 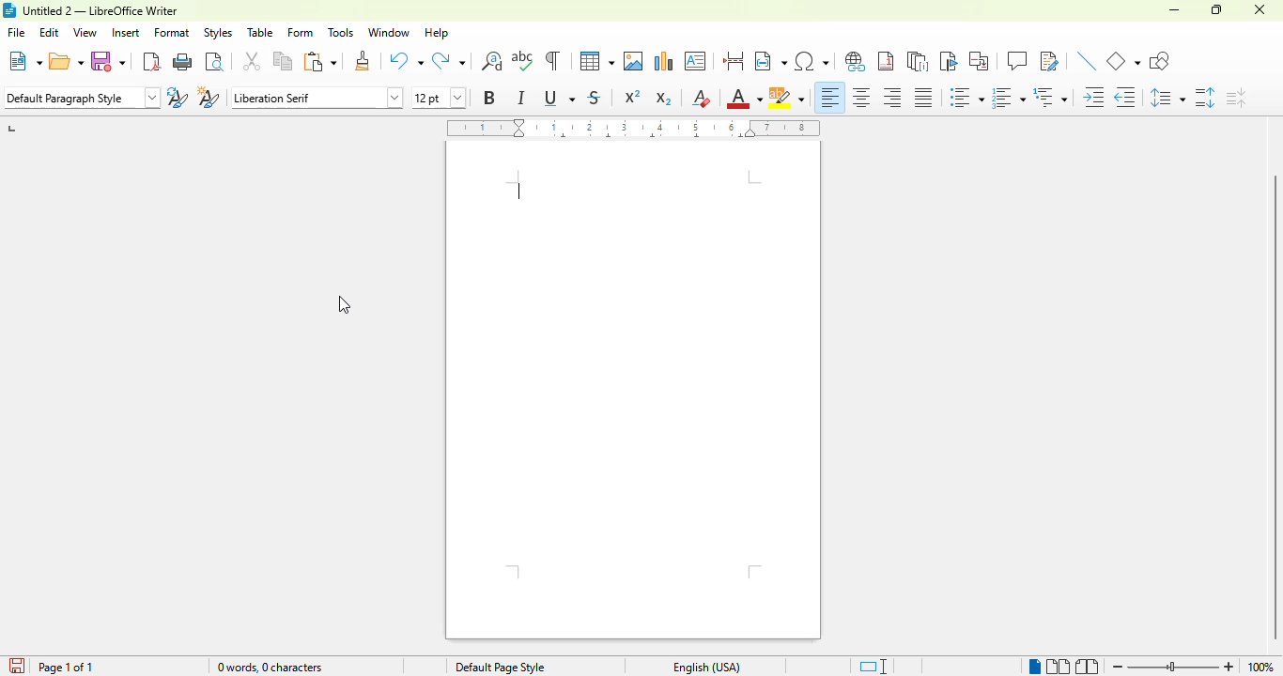 What do you see at coordinates (522, 97) in the screenshot?
I see `italic` at bounding box center [522, 97].